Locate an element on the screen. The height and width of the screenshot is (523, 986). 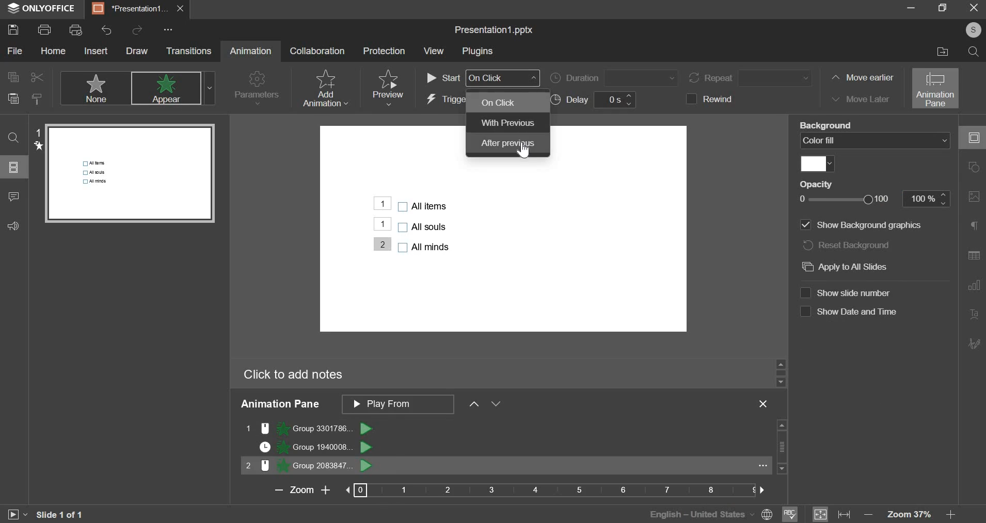
save is located at coordinates (12, 29).